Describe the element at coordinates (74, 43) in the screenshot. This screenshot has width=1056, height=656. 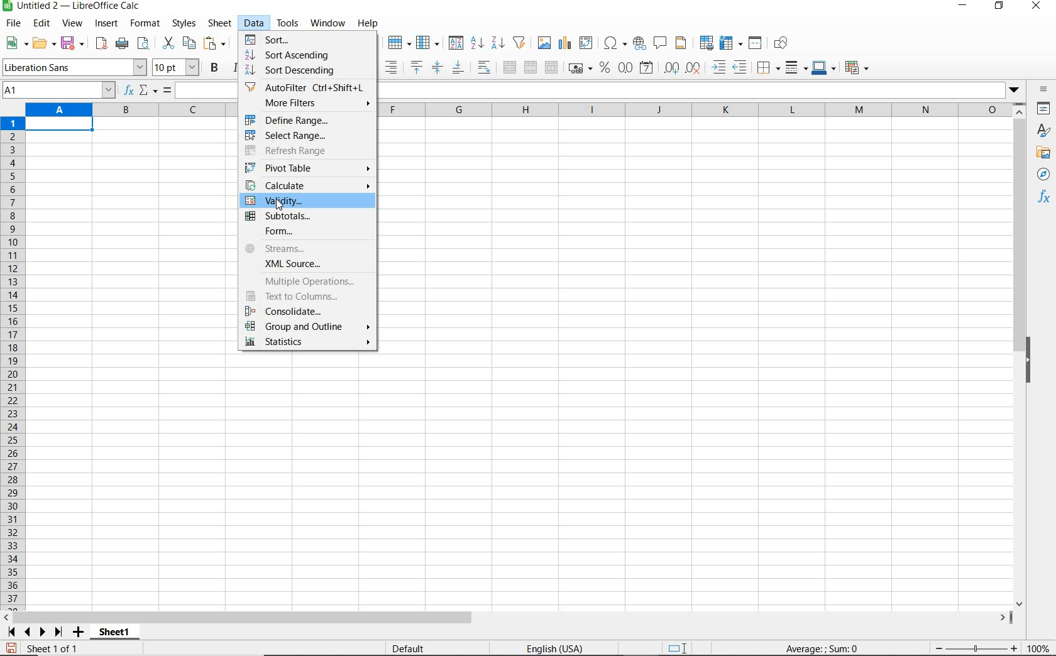
I see `save` at that location.